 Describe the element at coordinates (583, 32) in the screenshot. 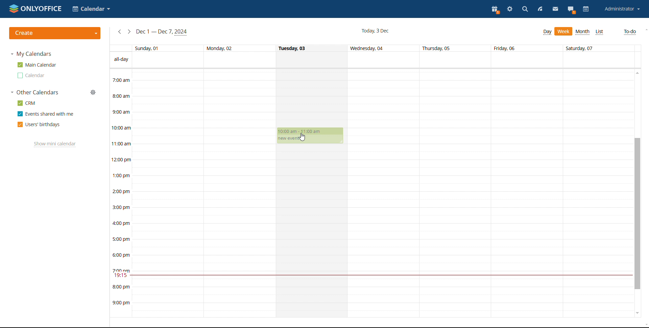

I see `Month` at that location.